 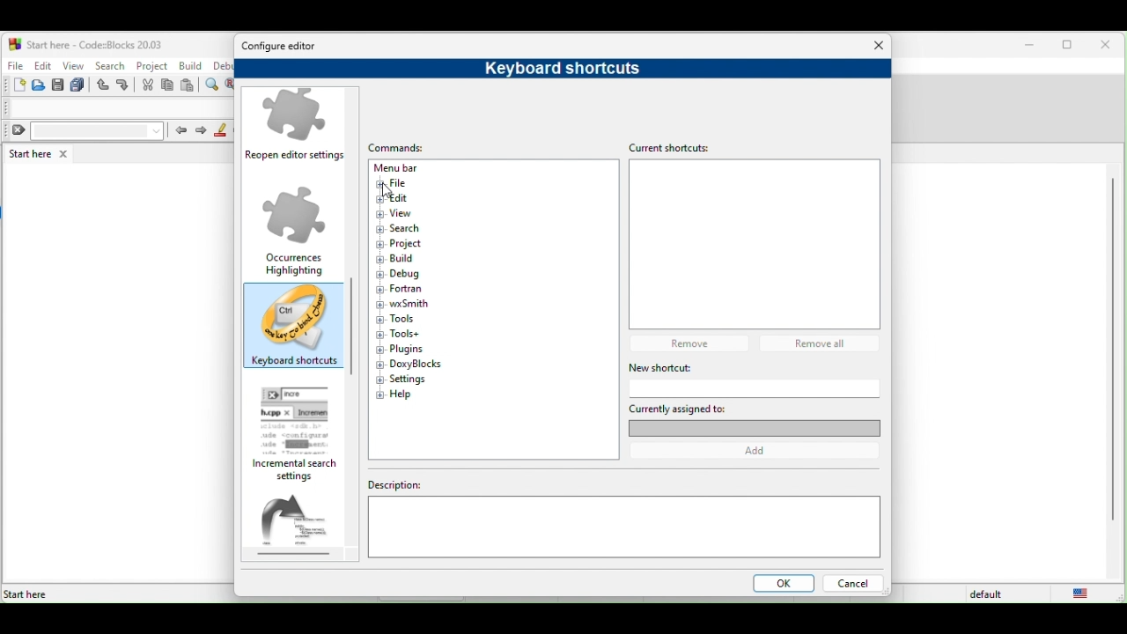 I want to click on save, so click(x=58, y=85).